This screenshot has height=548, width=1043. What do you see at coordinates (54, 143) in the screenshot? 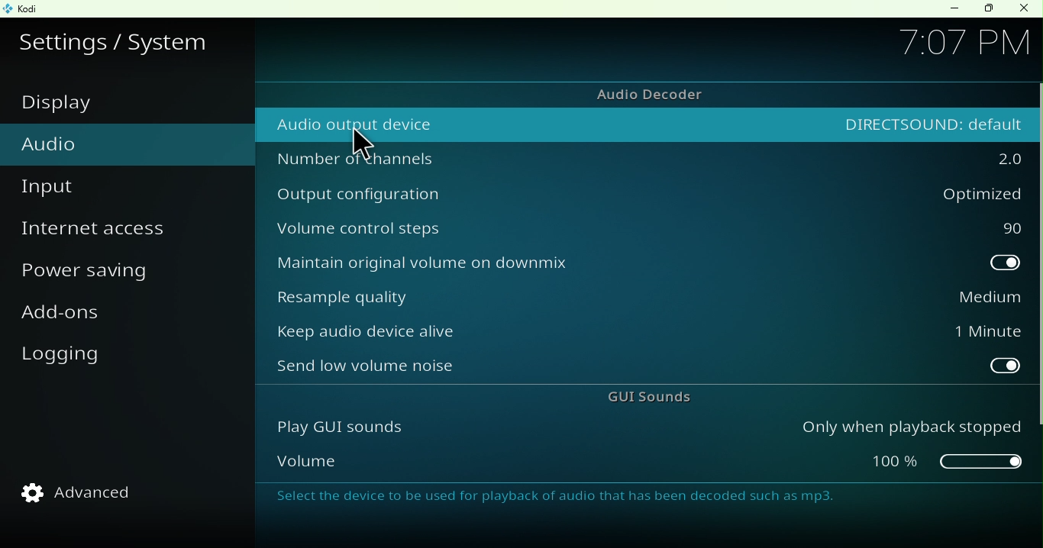
I see `Audio` at bounding box center [54, 143].